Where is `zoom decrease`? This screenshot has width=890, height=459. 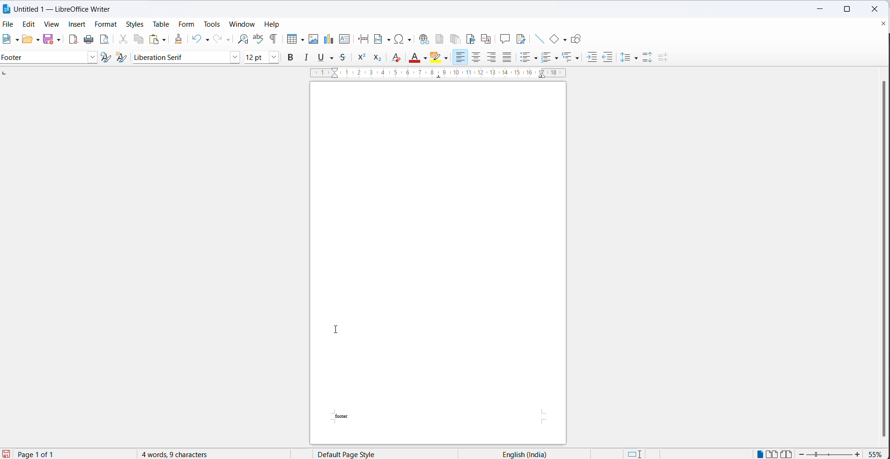
zoom decrease is located at coordinates (801, 454).